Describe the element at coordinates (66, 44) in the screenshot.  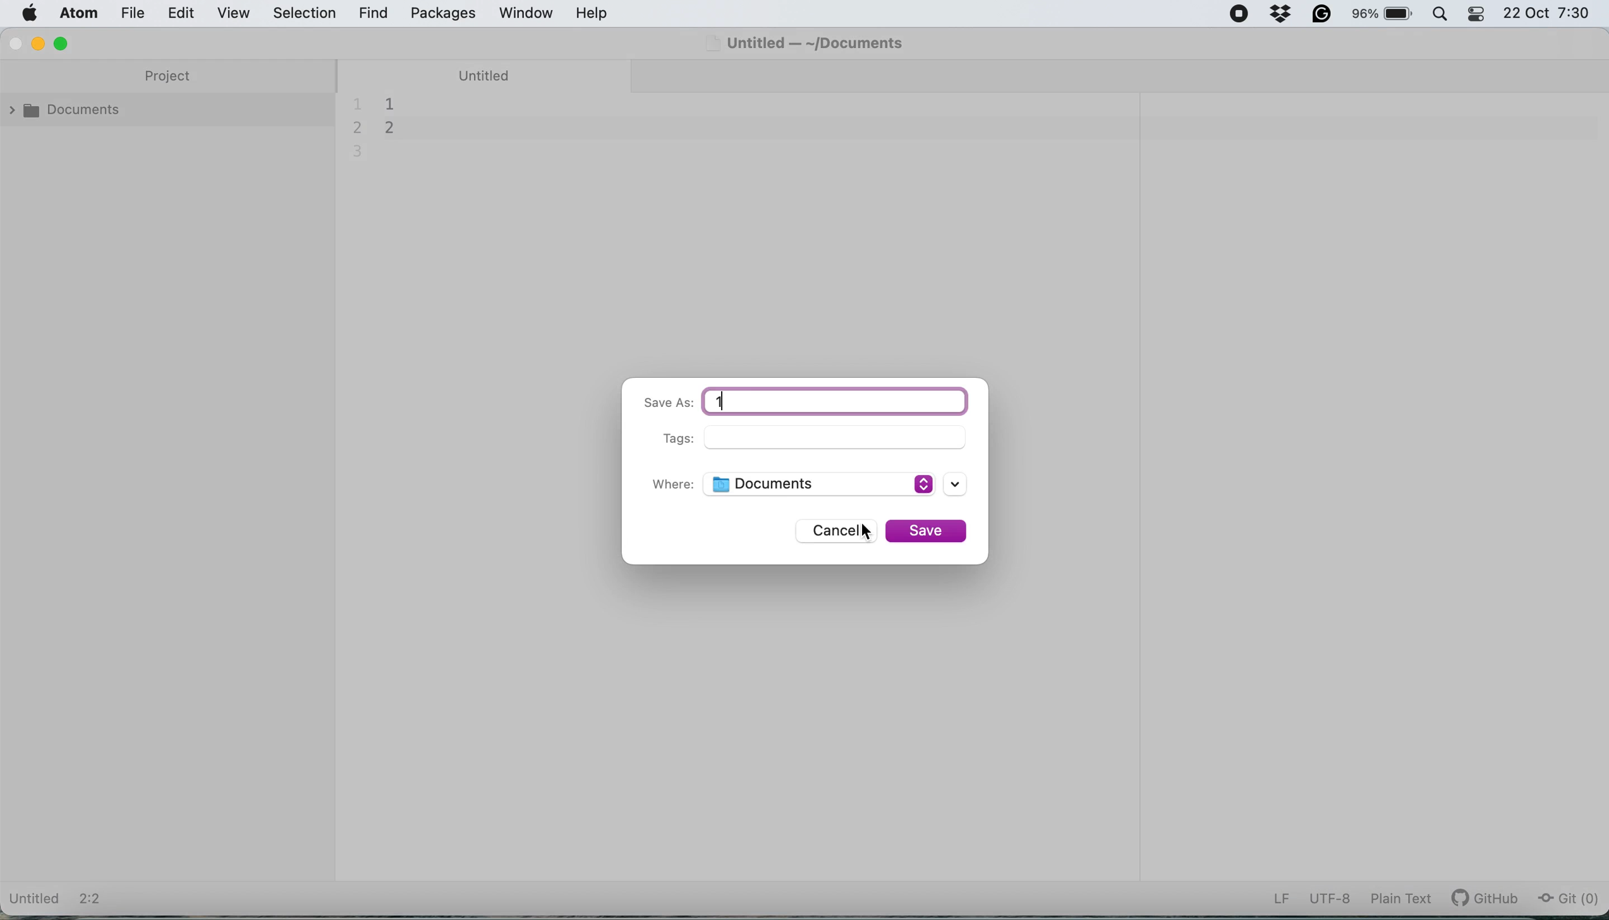
I see `maximise` at that location.